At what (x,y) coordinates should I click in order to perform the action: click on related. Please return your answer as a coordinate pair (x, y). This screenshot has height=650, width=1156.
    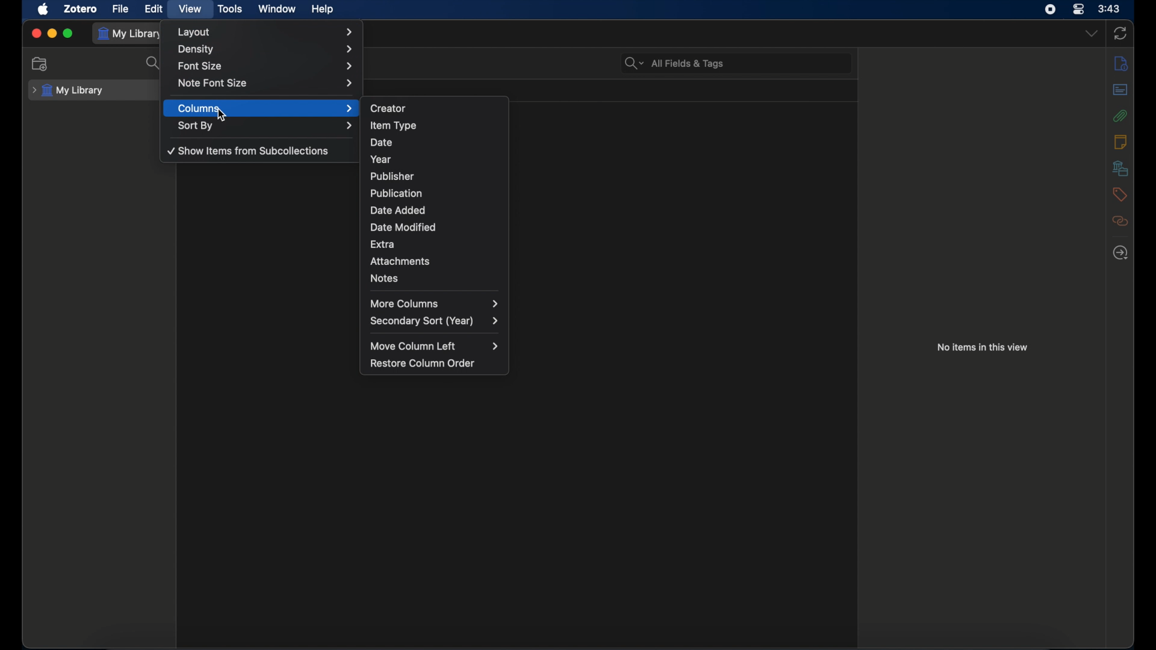
    Looking at the image, I should click on (1120, 221).